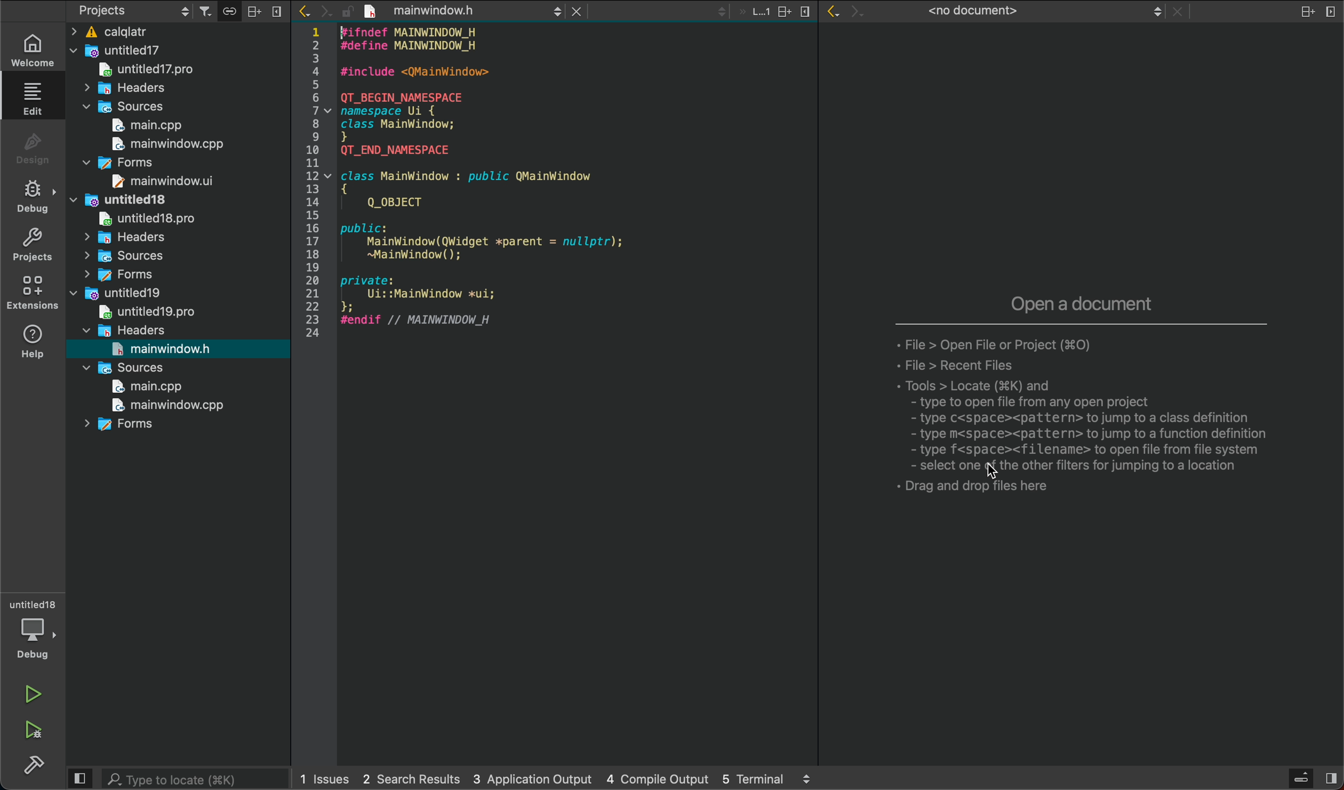  What do you see at coordinates (33, 150) in the screenshot?
I see `design` at bounding box center [33, 150].